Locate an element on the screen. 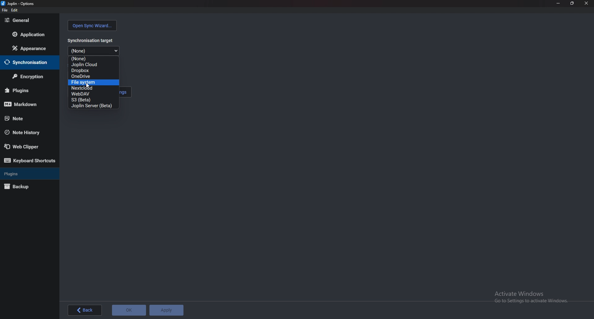 This screenshot has height=319, width=594. web clipper is located at coordinates (27, 146).